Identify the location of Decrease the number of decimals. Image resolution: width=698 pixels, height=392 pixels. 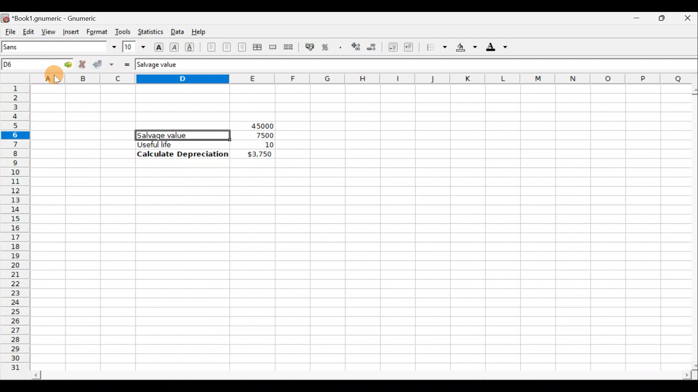
(372, 47).